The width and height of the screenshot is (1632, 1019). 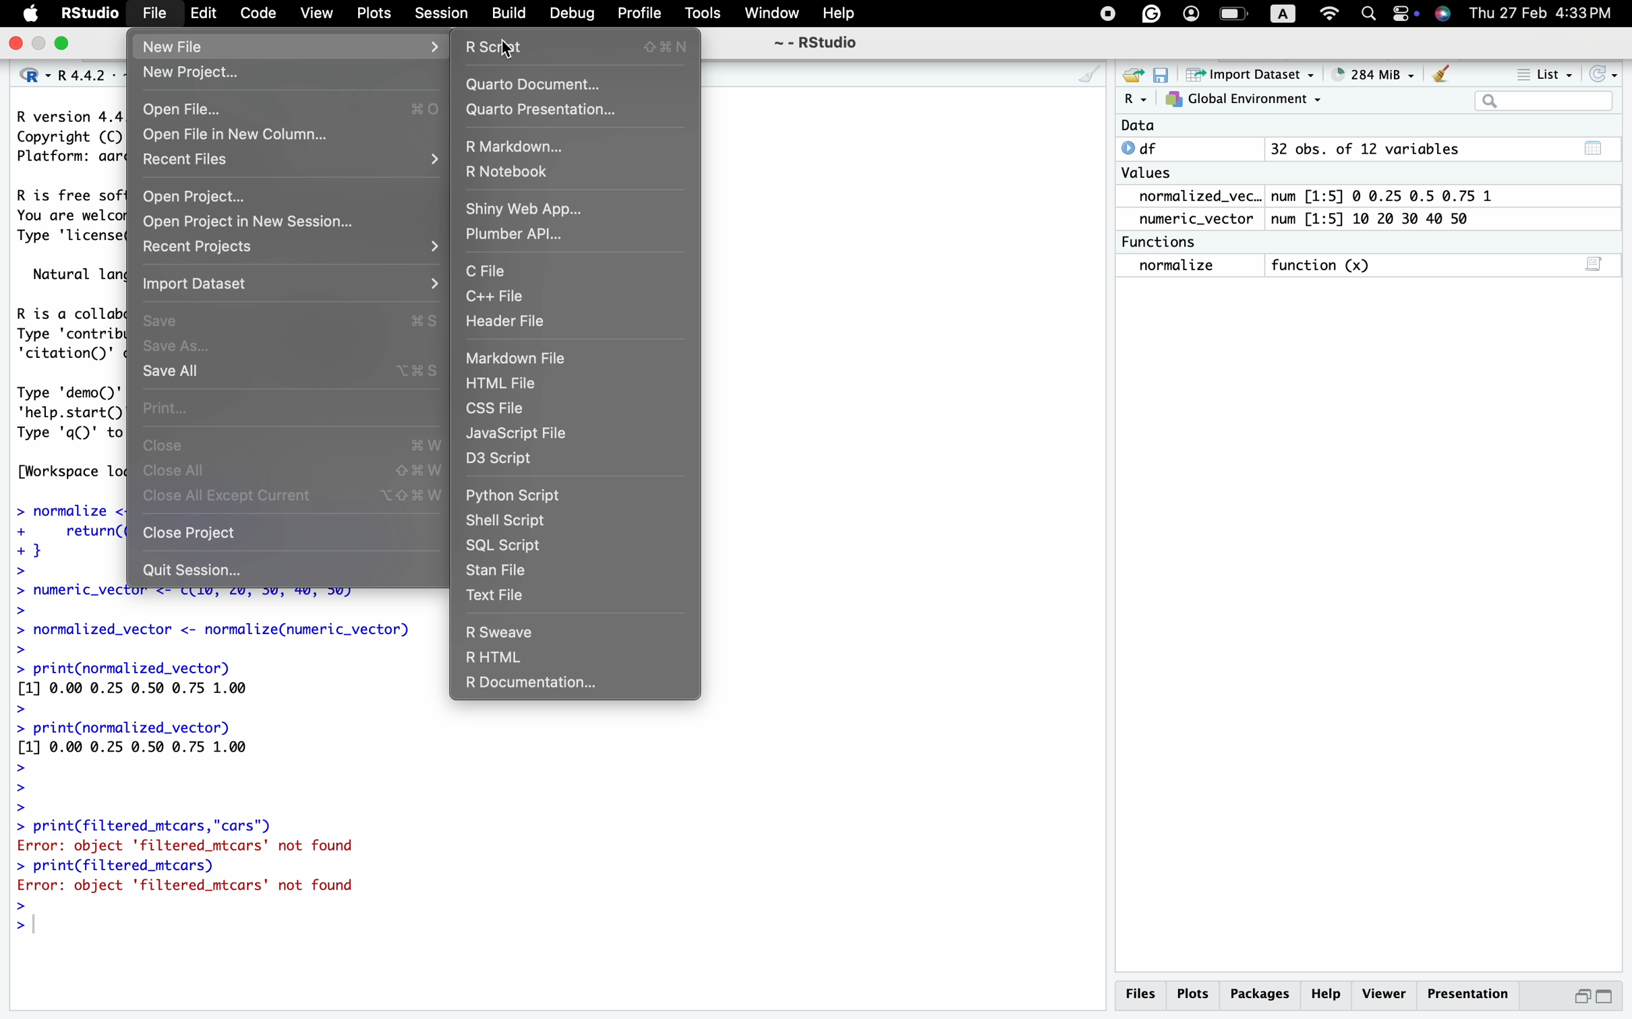 What do you see at coordinates (500, 594) in the screenshot?
I see `Text File` at bounding box center [500, 594].